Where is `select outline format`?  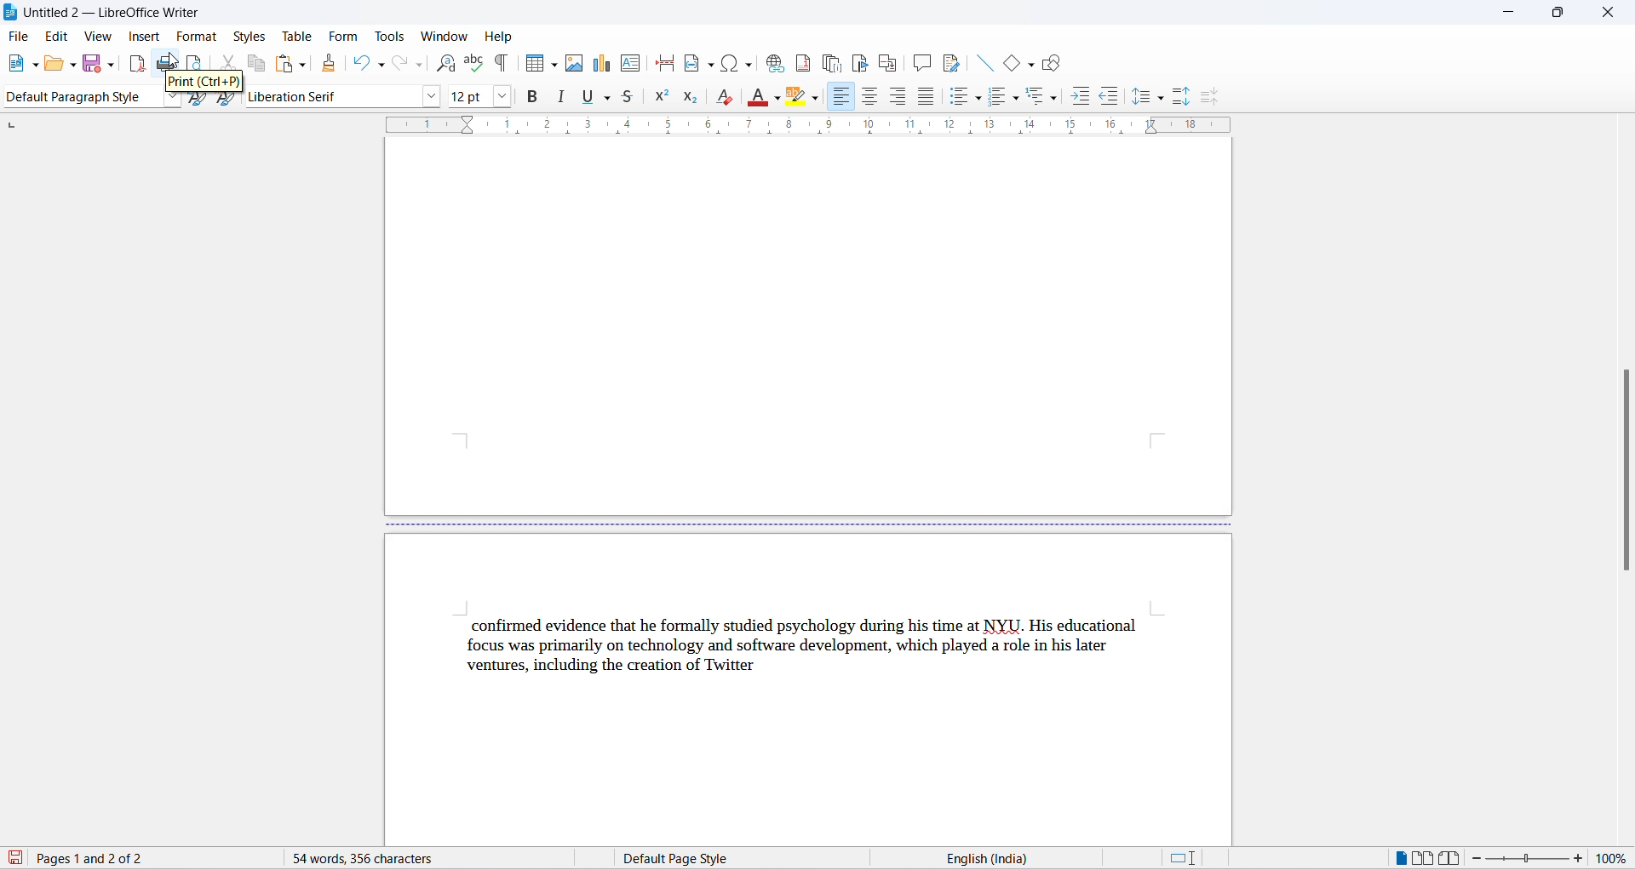
select outline format is located at coordinates (1039, 100).